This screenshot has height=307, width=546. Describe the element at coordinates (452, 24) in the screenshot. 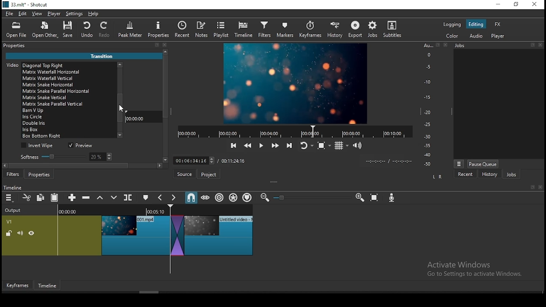

I see `color` at that location.